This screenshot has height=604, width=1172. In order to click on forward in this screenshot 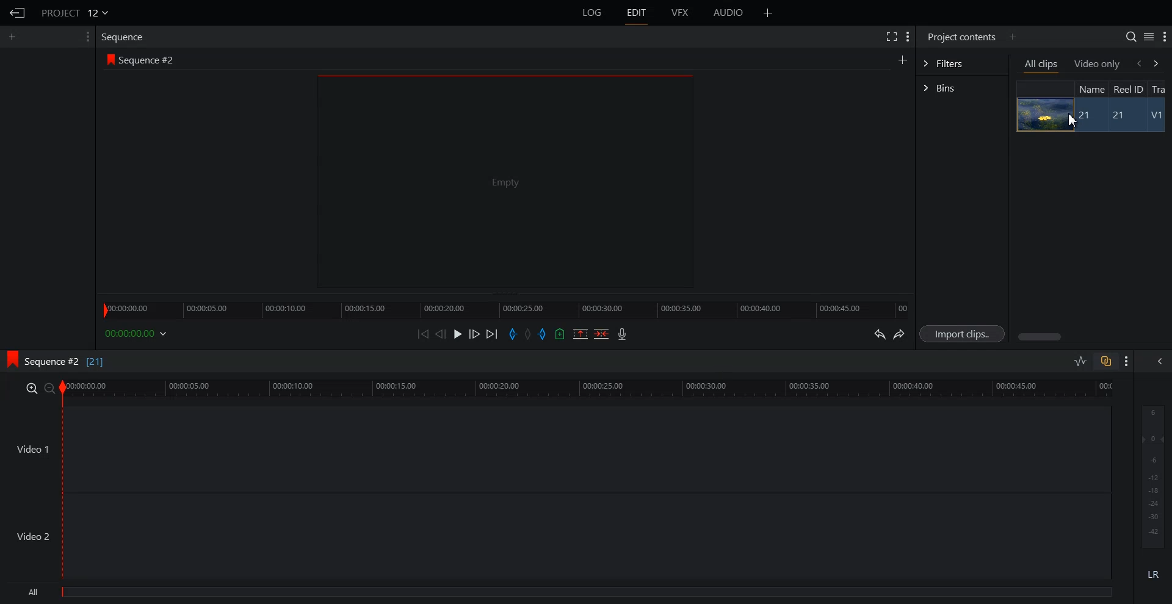, I will do `click(1159, 63)`.